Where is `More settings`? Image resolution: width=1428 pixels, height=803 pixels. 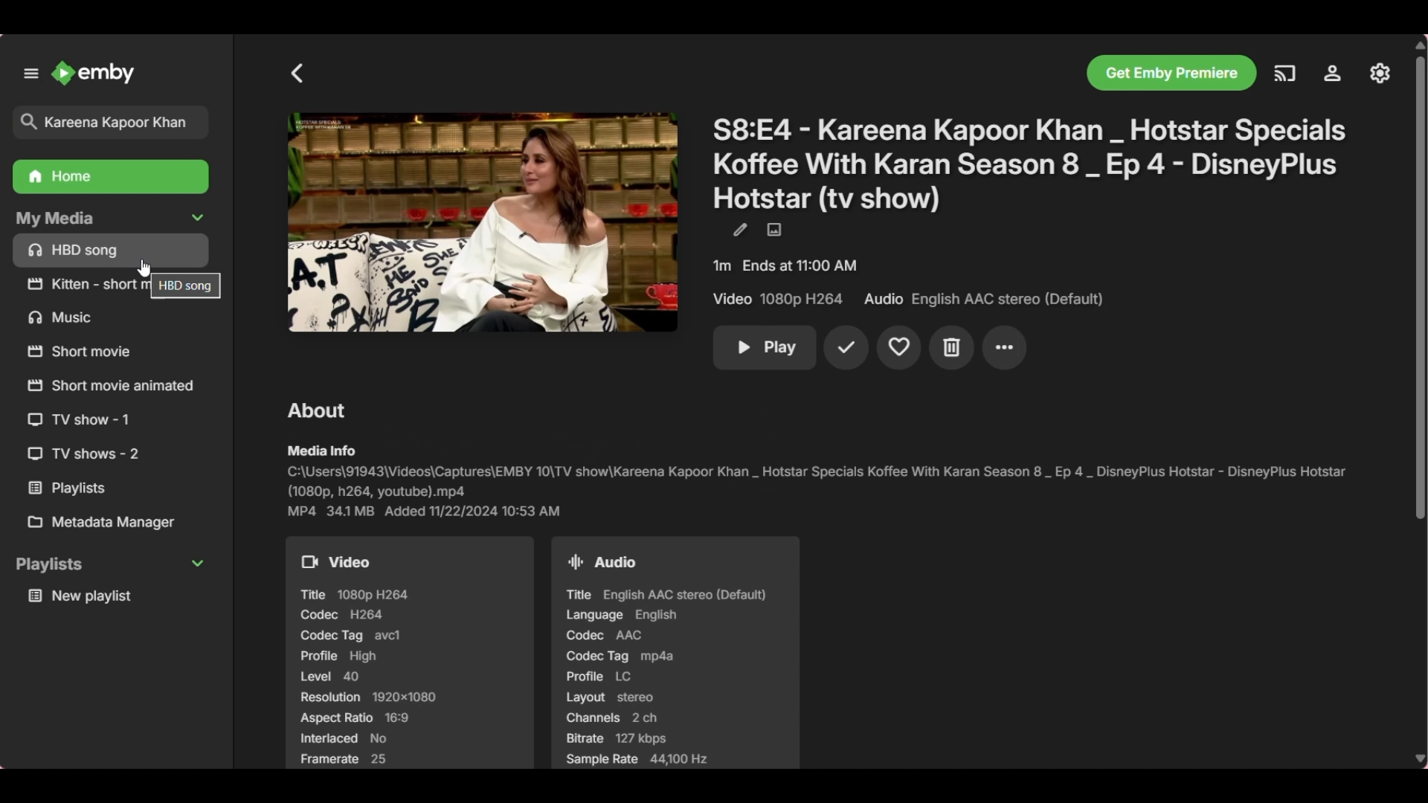 More settings is located at coordinates (1004, 348).